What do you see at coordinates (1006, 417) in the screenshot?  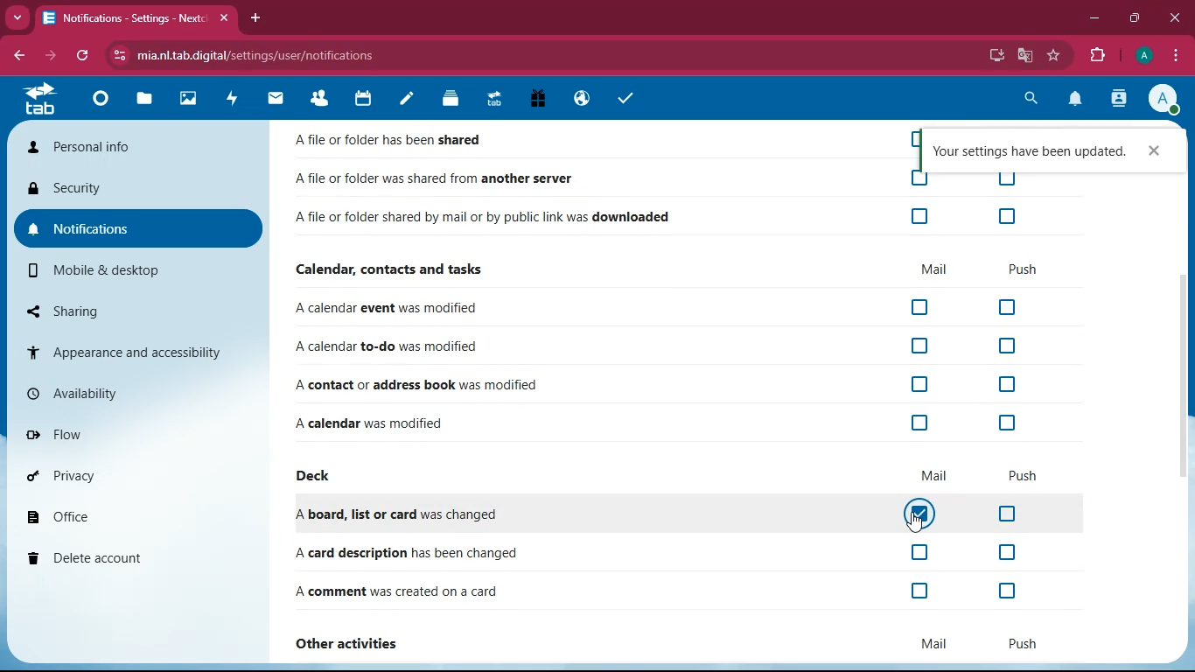 I see `off` at bounding box center [1006, 417].